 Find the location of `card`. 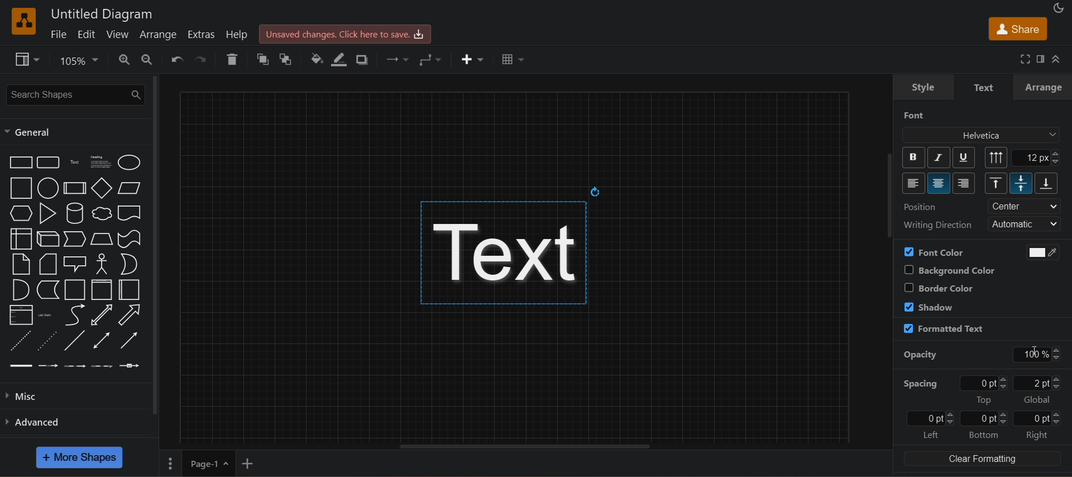

card is located at coordinates (49, 264).